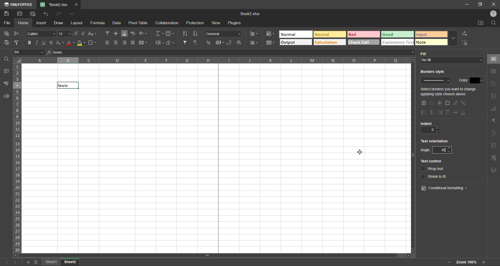 Image resolution: width=500 pixels, height=266 pixels. Describe the element at coordinates (439, 132) in the screenshot. I see `decrease indent` at that location.